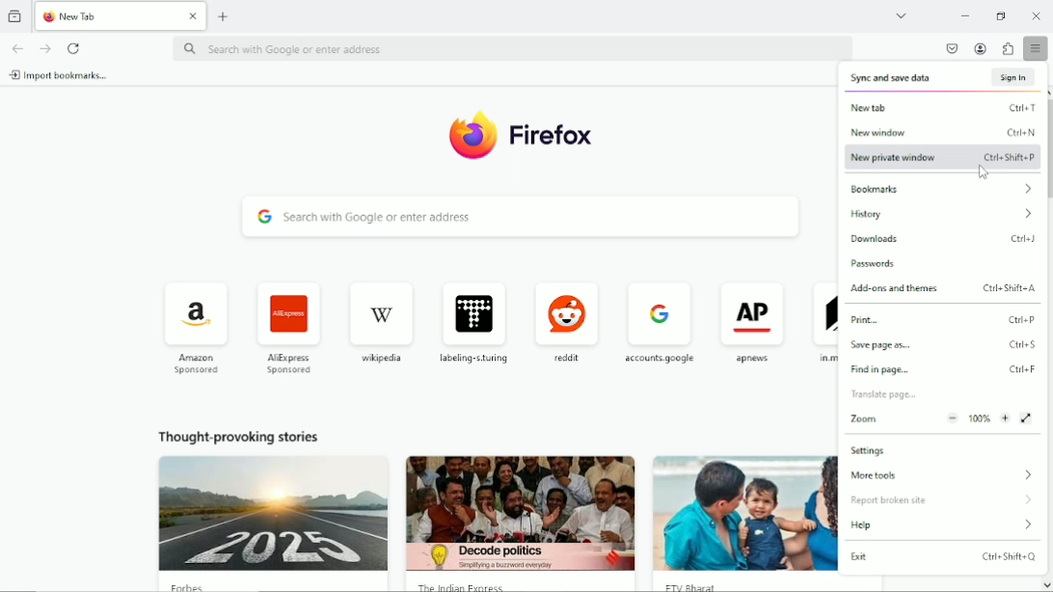 Image resolution: width=1053 pixels, height=592 pixels. Describe the element at coordinates (901, 15) in the screenshot. I see `list all tabs` at that location.